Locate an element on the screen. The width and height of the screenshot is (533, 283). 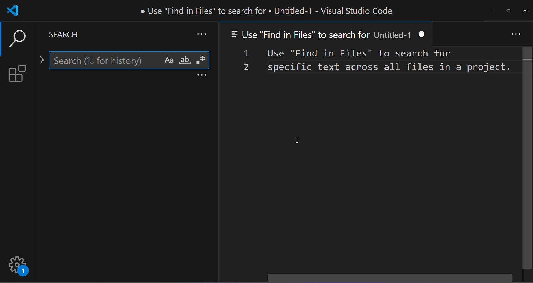
cursor is located at coordinates (298, 140).